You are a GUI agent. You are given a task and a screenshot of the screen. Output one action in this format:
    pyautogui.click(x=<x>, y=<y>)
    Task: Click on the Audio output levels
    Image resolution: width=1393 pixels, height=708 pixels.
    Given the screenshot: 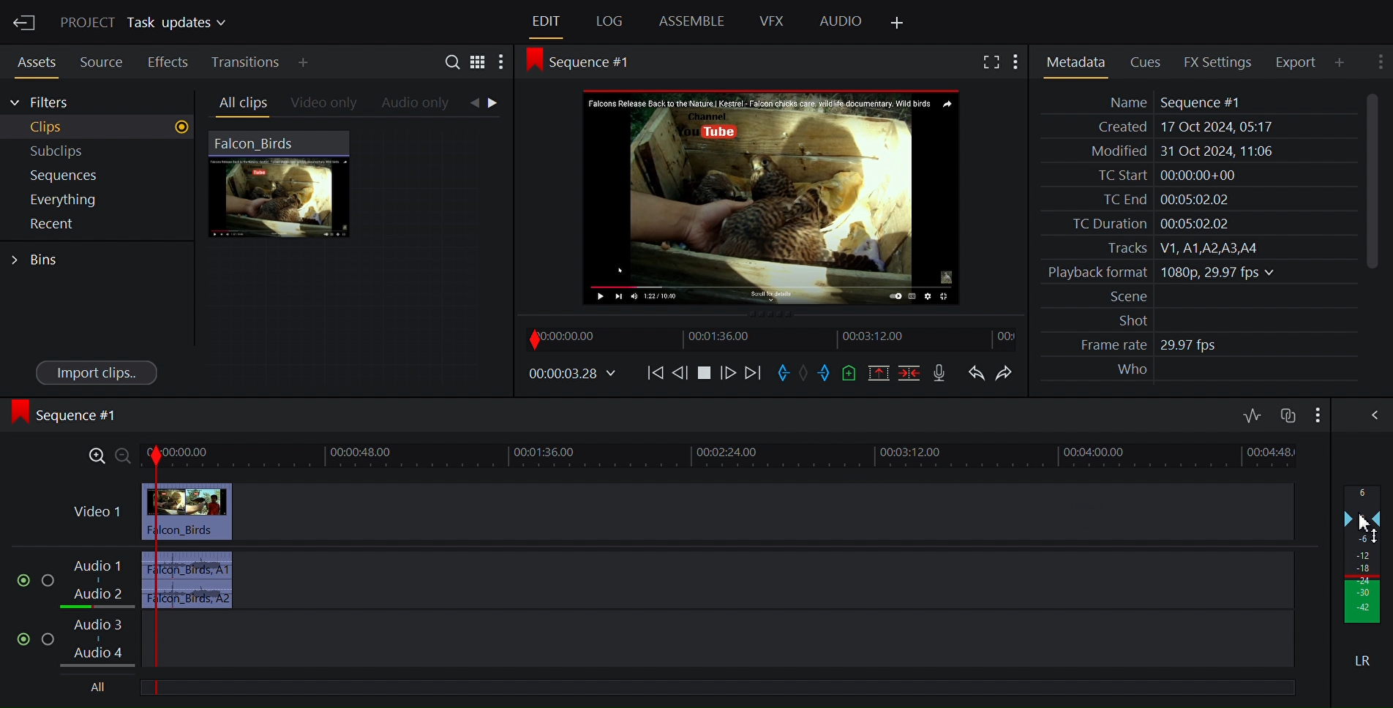 What is the action you would take?
    pyautogui.click(x=1363, y=555)
    